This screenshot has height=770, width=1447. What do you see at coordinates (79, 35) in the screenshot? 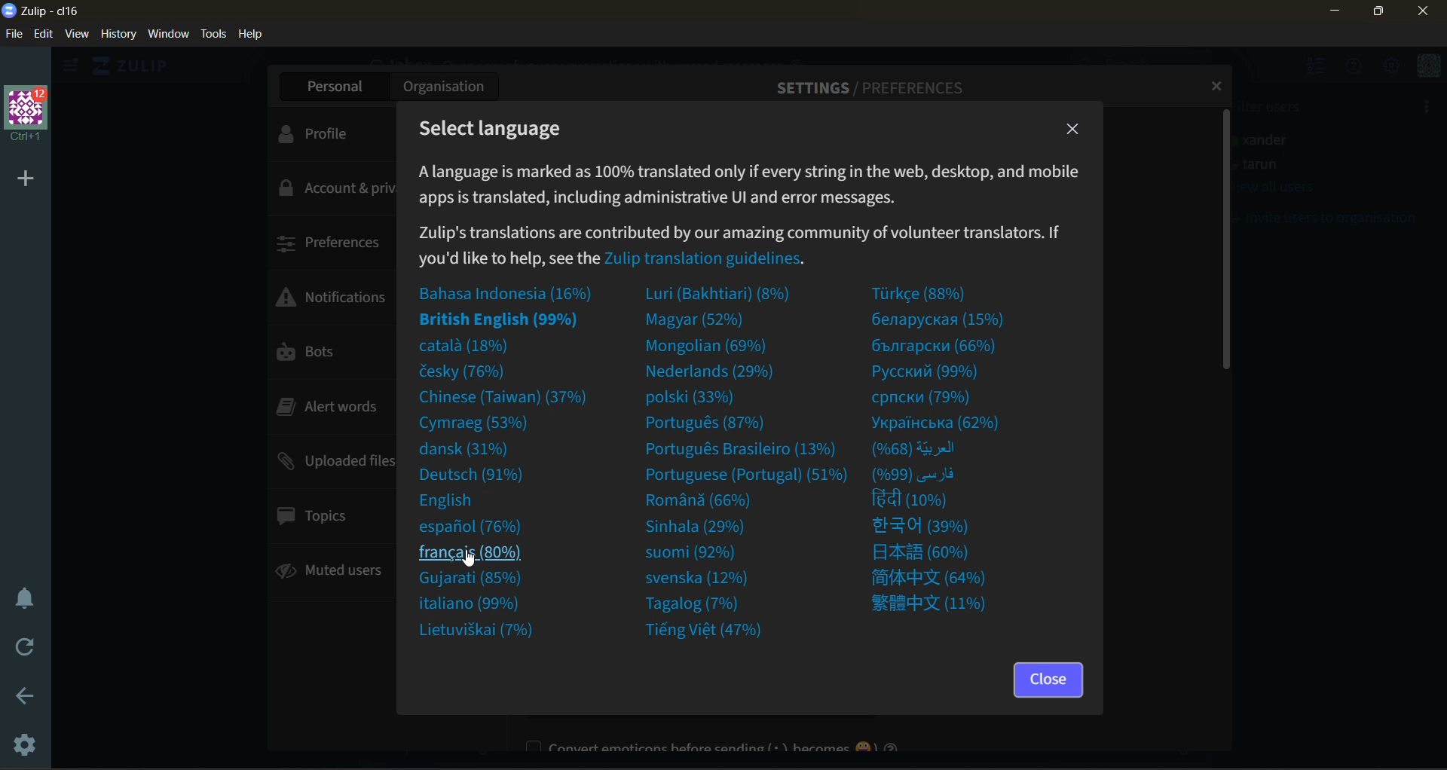
I see `view` at bounding box center [79, 35].